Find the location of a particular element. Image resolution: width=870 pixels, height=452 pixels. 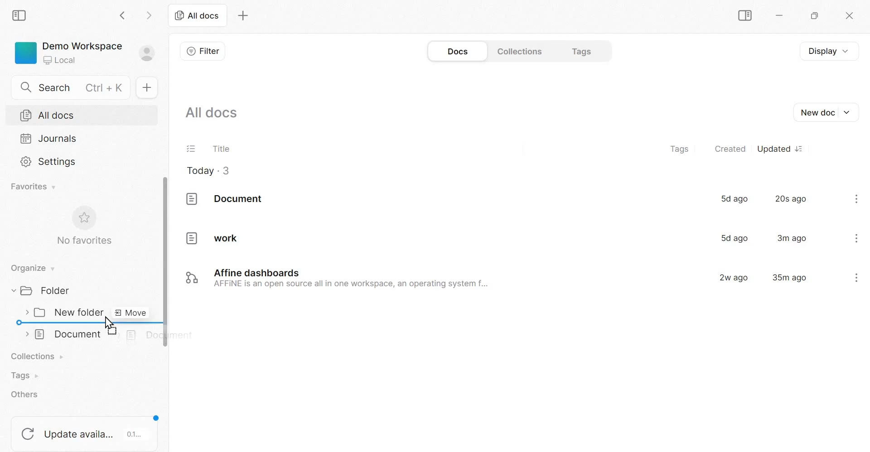

Affine dashboards is located at coordinates (349, 279).